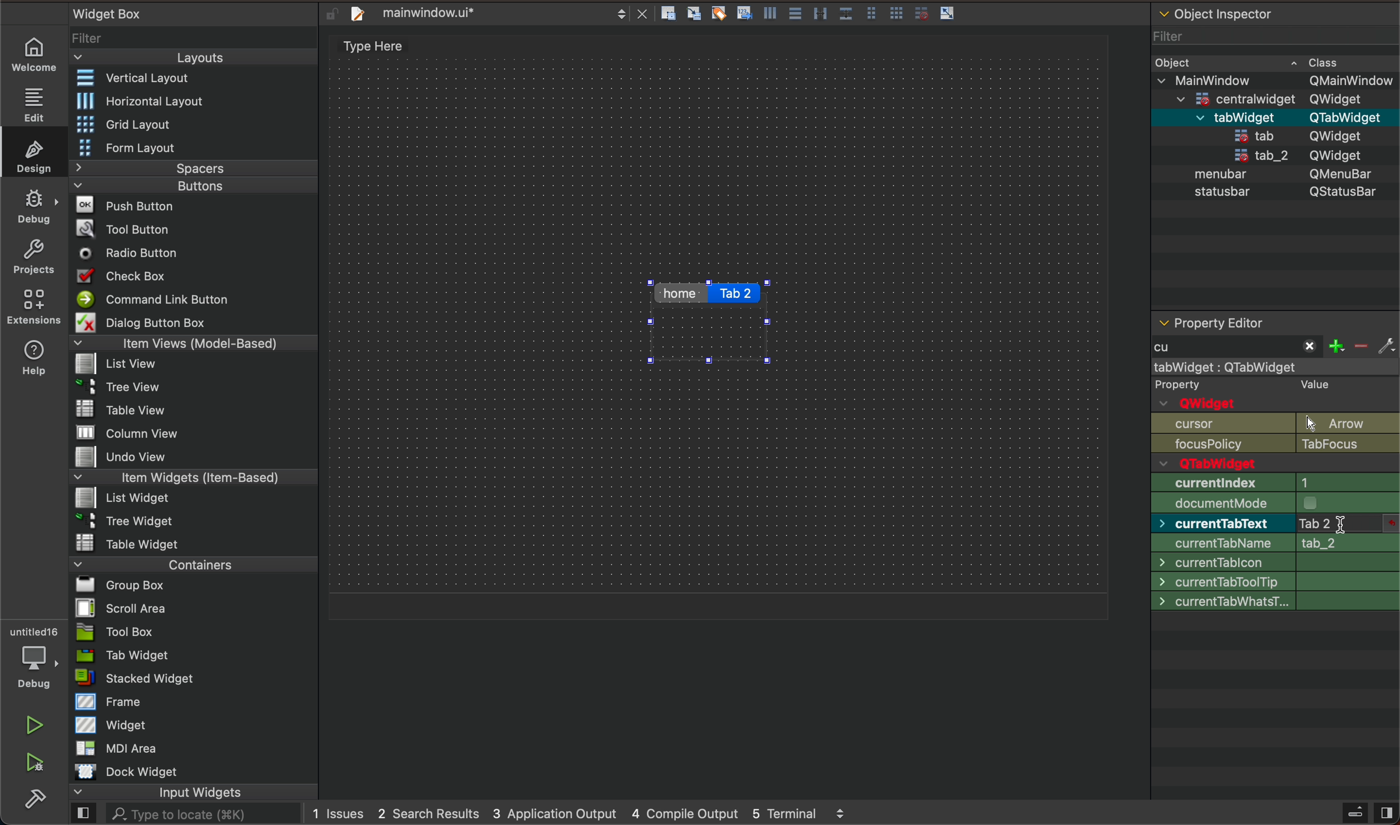  What do you see at coordinates (1225, 194) in the screenshot?
I see `statusbar` at bounding box center [1225, 194].